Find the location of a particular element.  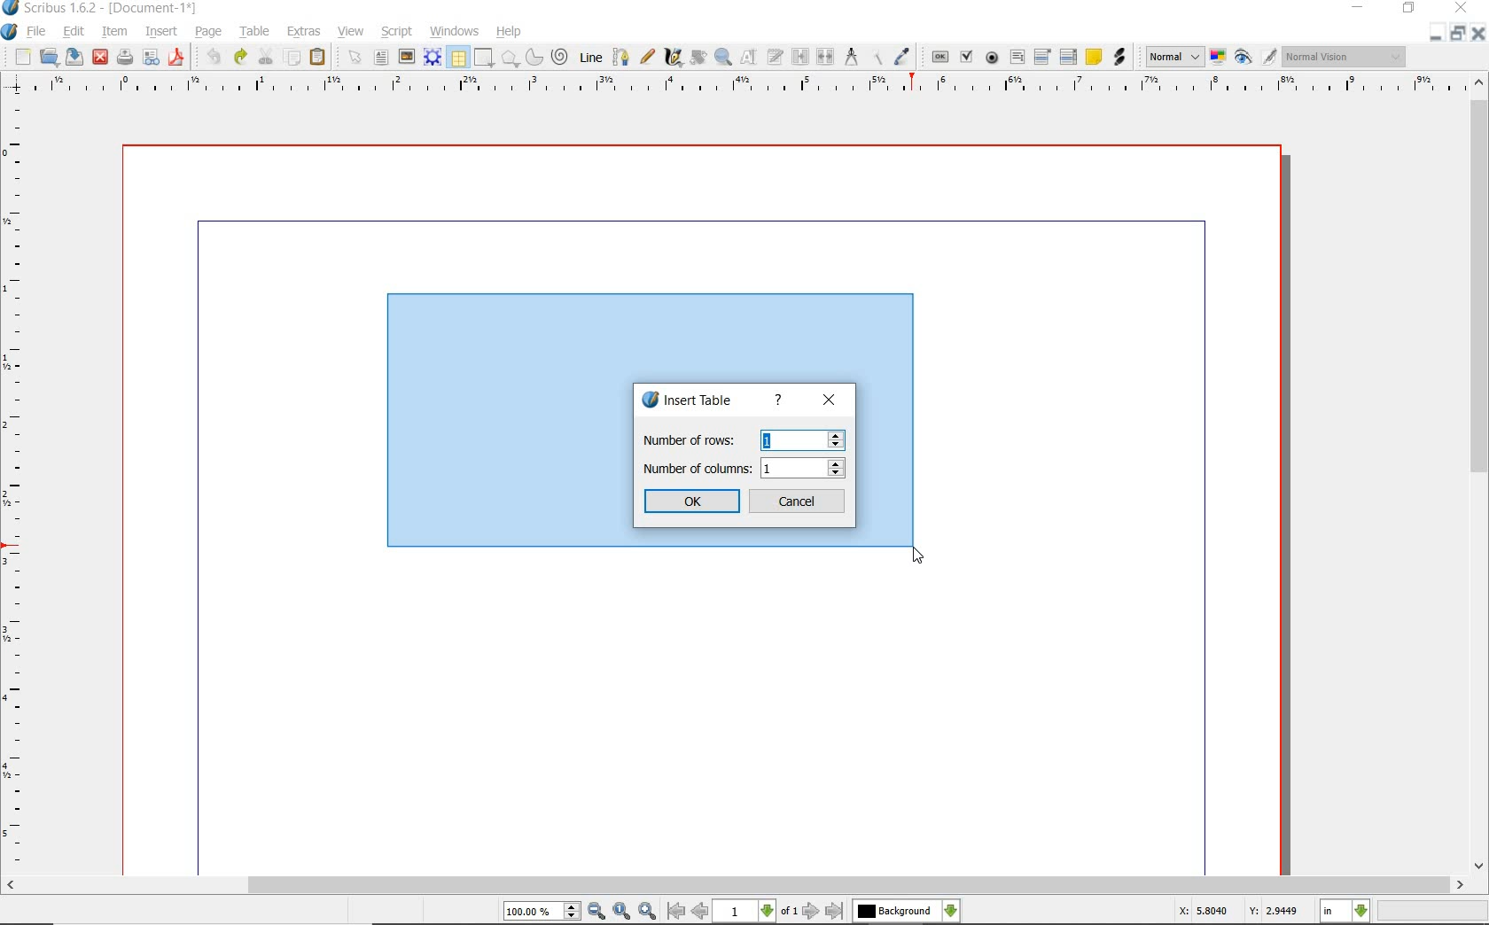

scrollbar is located at coordinates (737, 886).